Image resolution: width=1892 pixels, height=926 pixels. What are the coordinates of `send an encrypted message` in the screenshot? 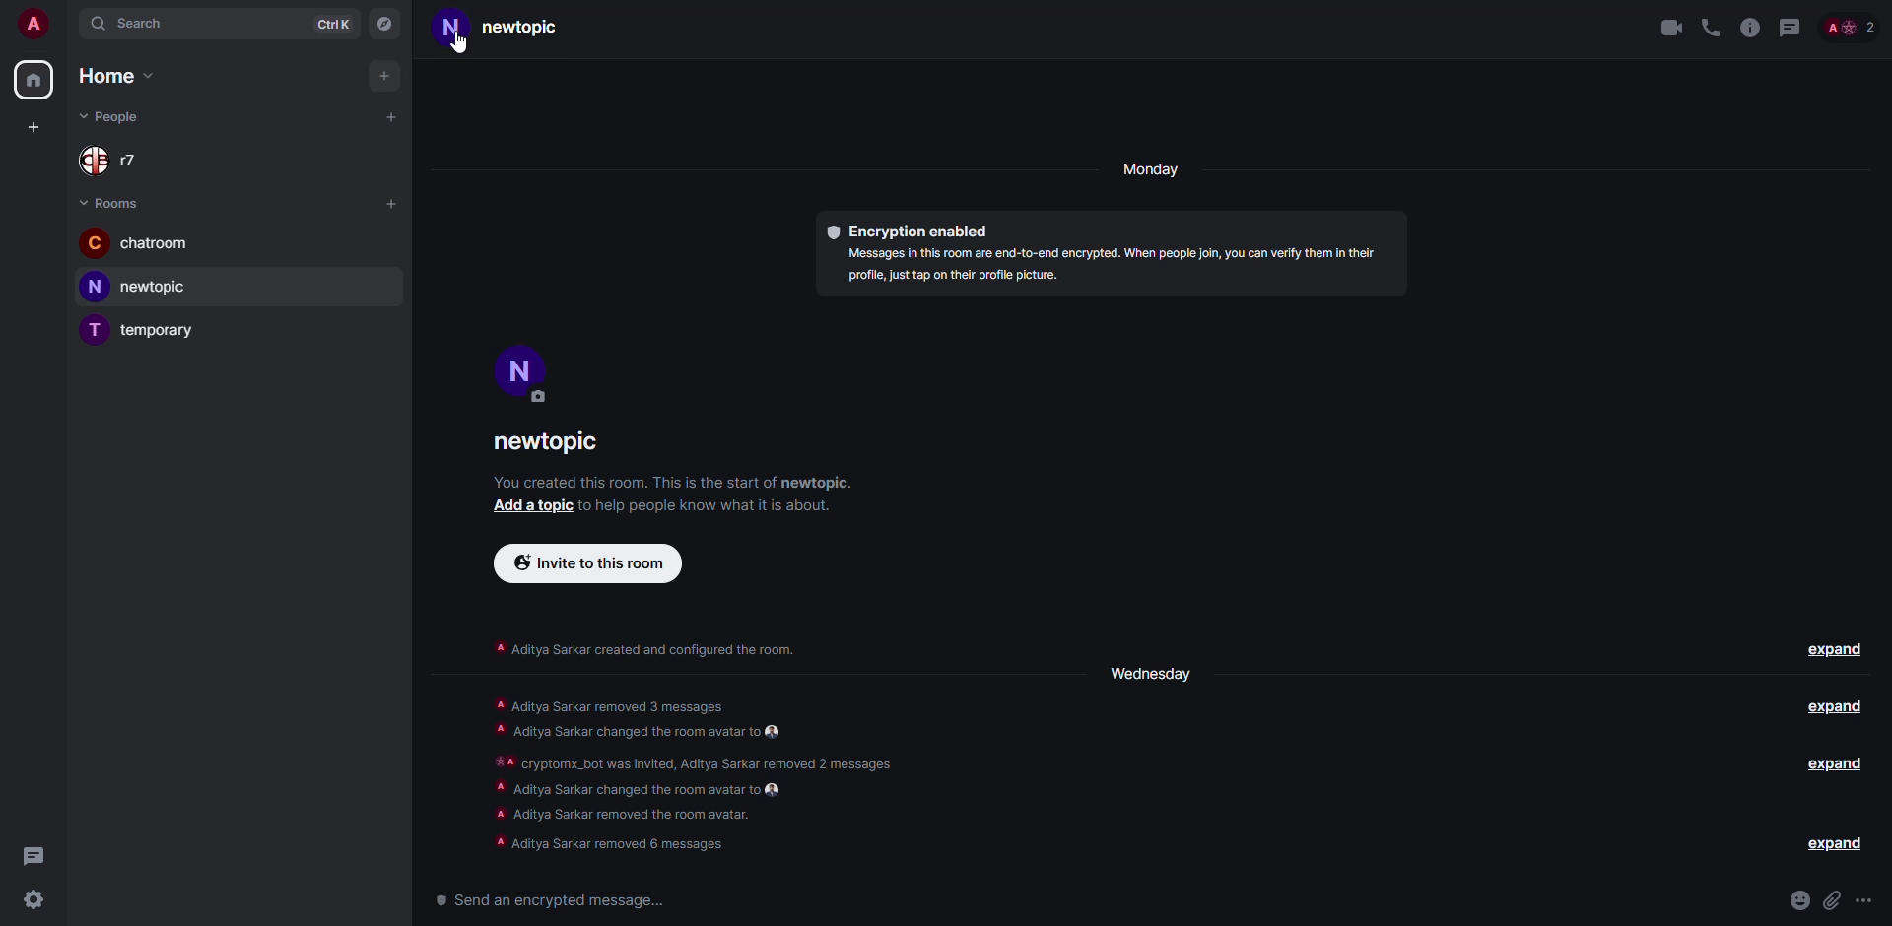 It's located at (563, 902).